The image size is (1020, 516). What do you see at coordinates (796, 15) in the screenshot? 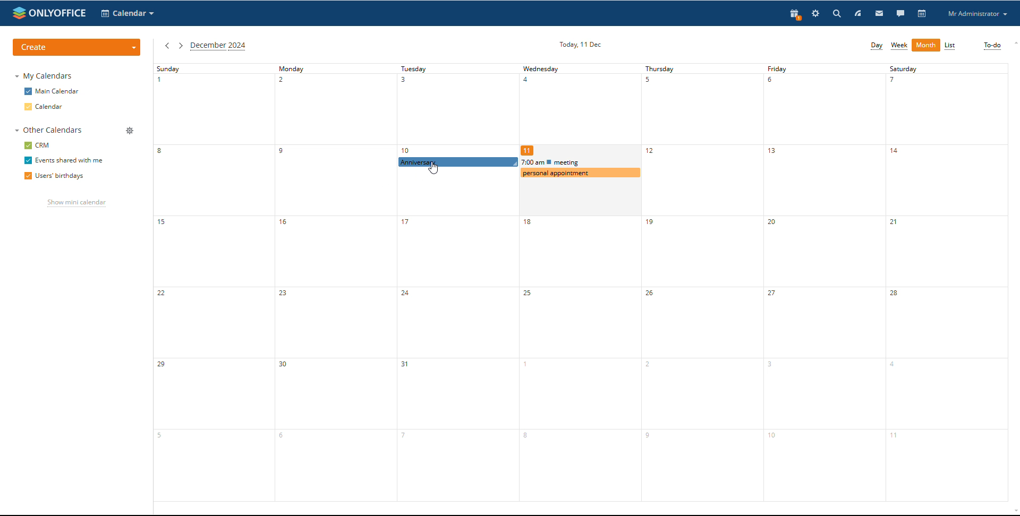
I see `present` at bounding box center [796, 15].